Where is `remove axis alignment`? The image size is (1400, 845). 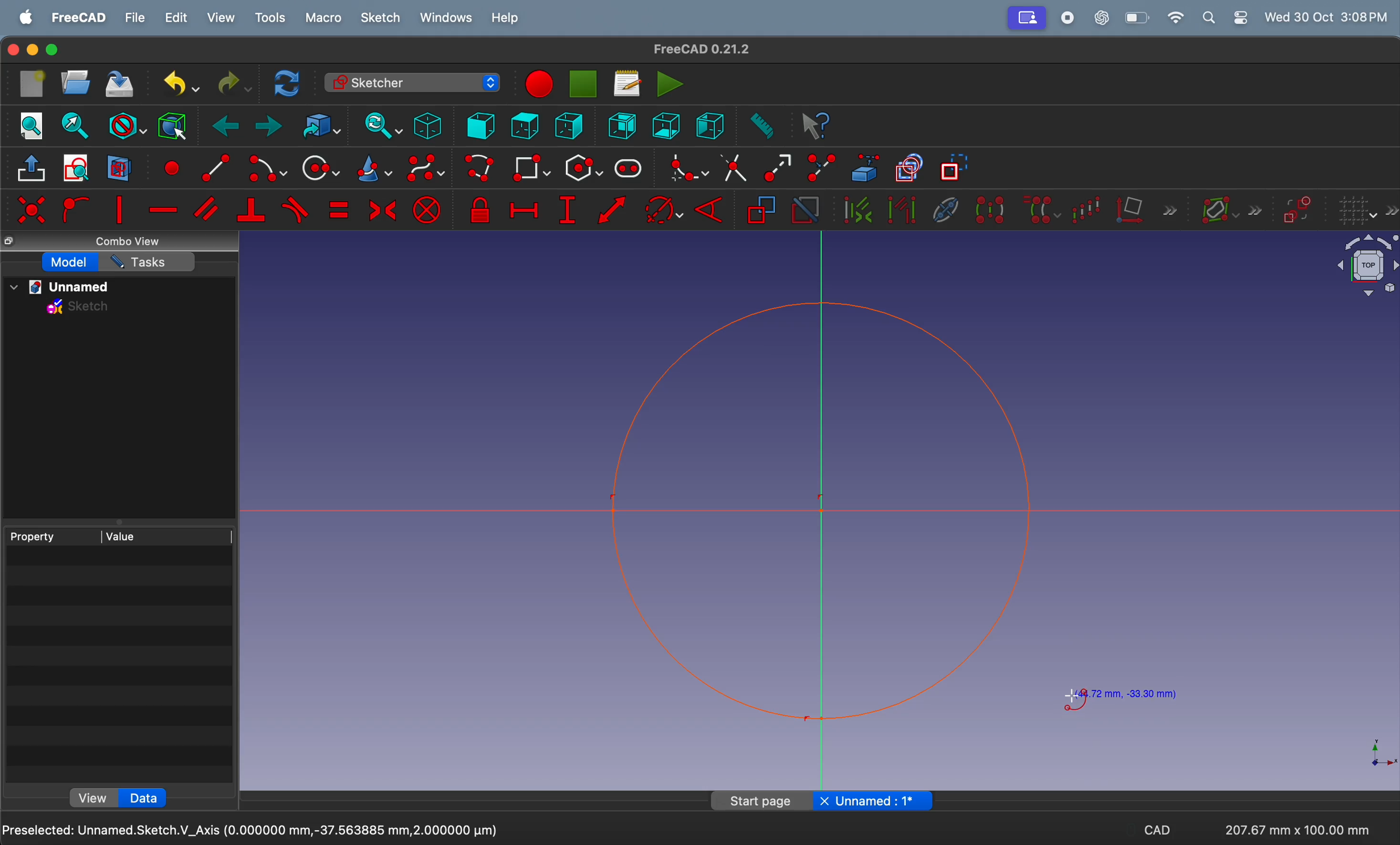
remove axis alignment is located at coordinates (1147, 209).